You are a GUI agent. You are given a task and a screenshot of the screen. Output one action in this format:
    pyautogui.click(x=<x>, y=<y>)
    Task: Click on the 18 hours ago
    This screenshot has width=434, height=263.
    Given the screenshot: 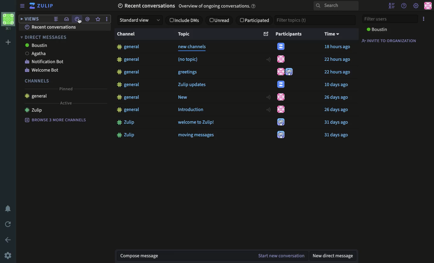 What is the action you would take?
    pyautogui.click(x=338, y=48)
    